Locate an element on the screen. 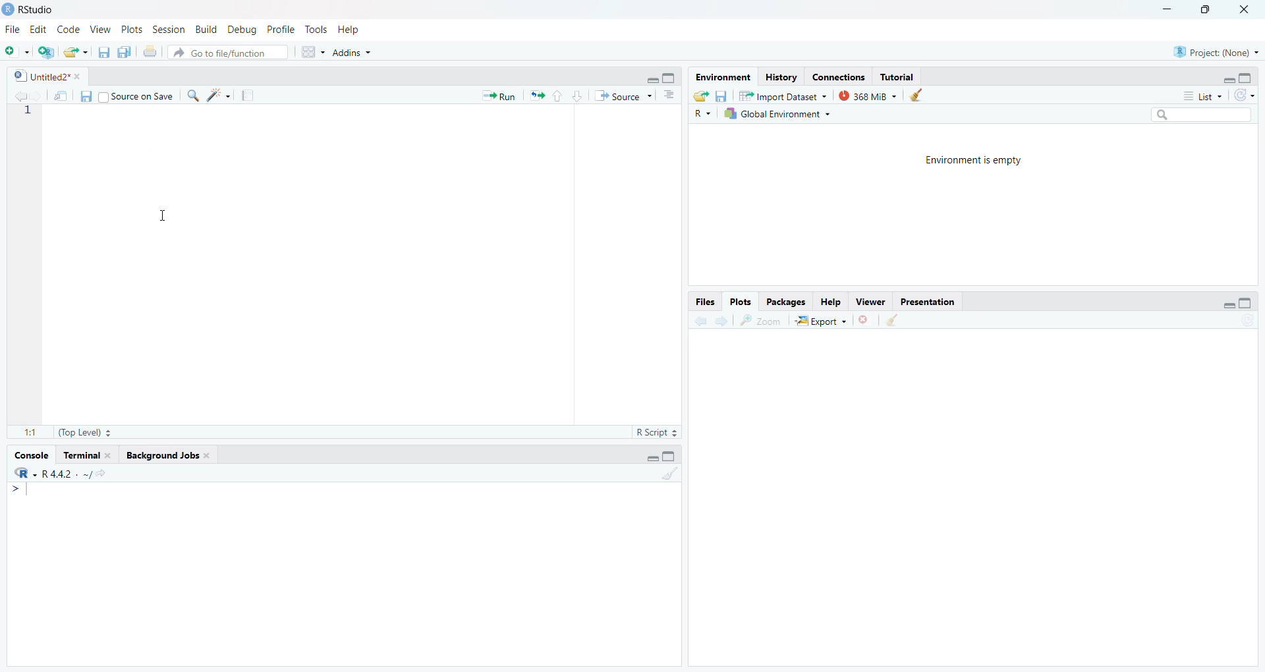 This screenshot has width=1265, height=672. View is located at coordinates (102, 30).